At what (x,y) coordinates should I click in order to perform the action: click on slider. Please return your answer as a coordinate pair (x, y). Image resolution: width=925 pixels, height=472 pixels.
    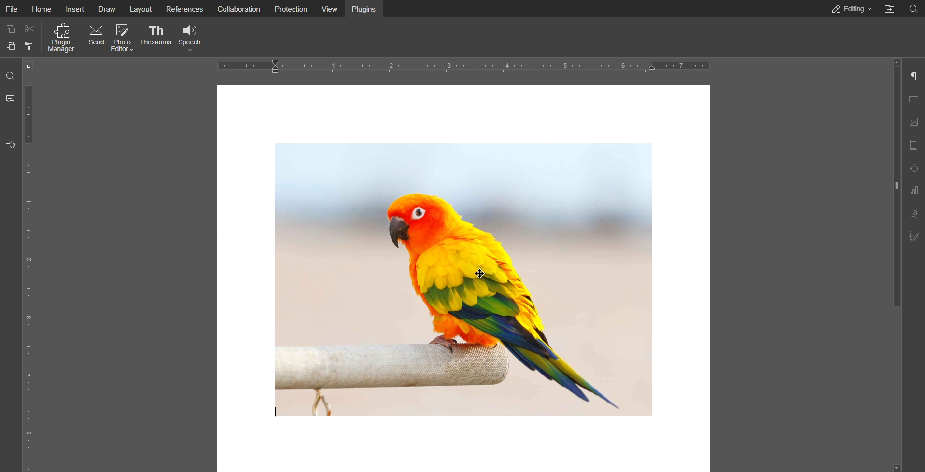
    Looking at the image, I should click on (893, 185).